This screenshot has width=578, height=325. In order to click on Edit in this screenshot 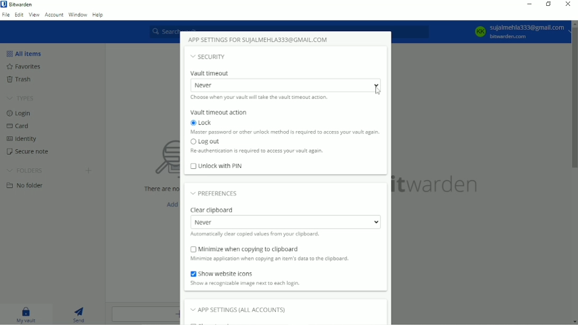, I will do `click(18, 15)`.